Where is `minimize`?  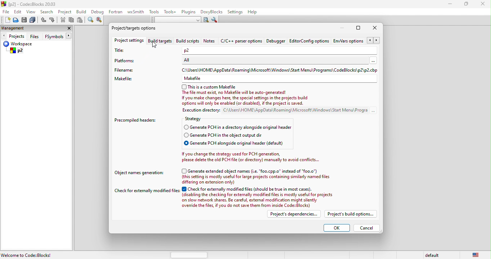
minimize is located at coordinates (342, 28).